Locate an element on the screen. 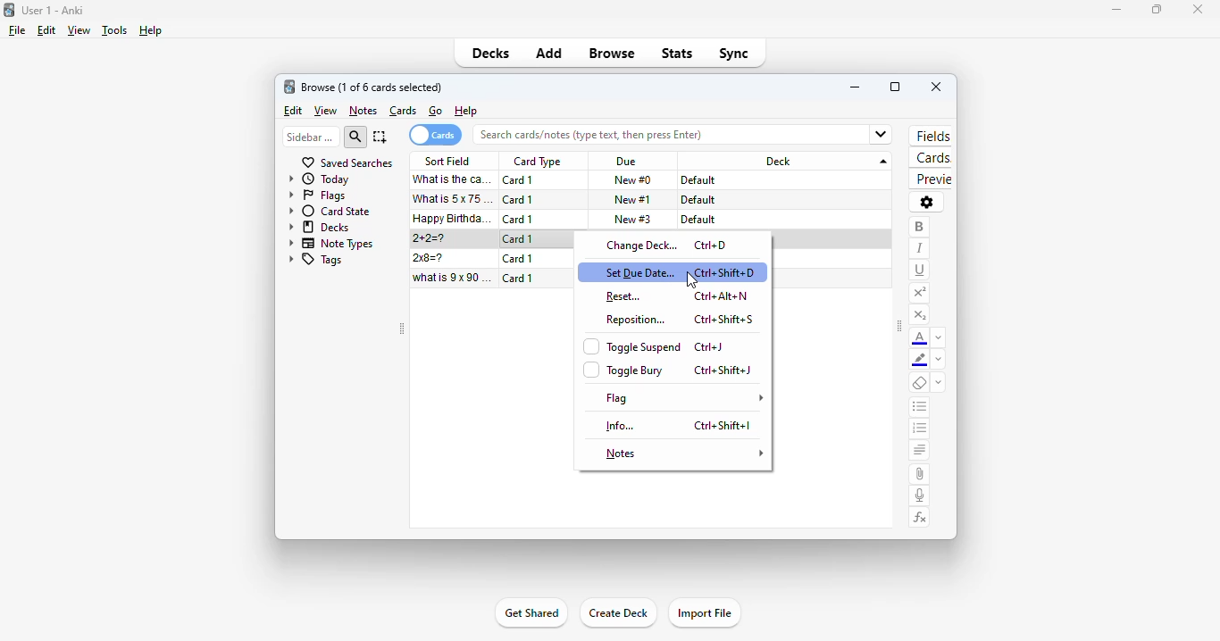 The height and width of the screenshot is (641, 1220). underline is located at coordinates (920, 270).